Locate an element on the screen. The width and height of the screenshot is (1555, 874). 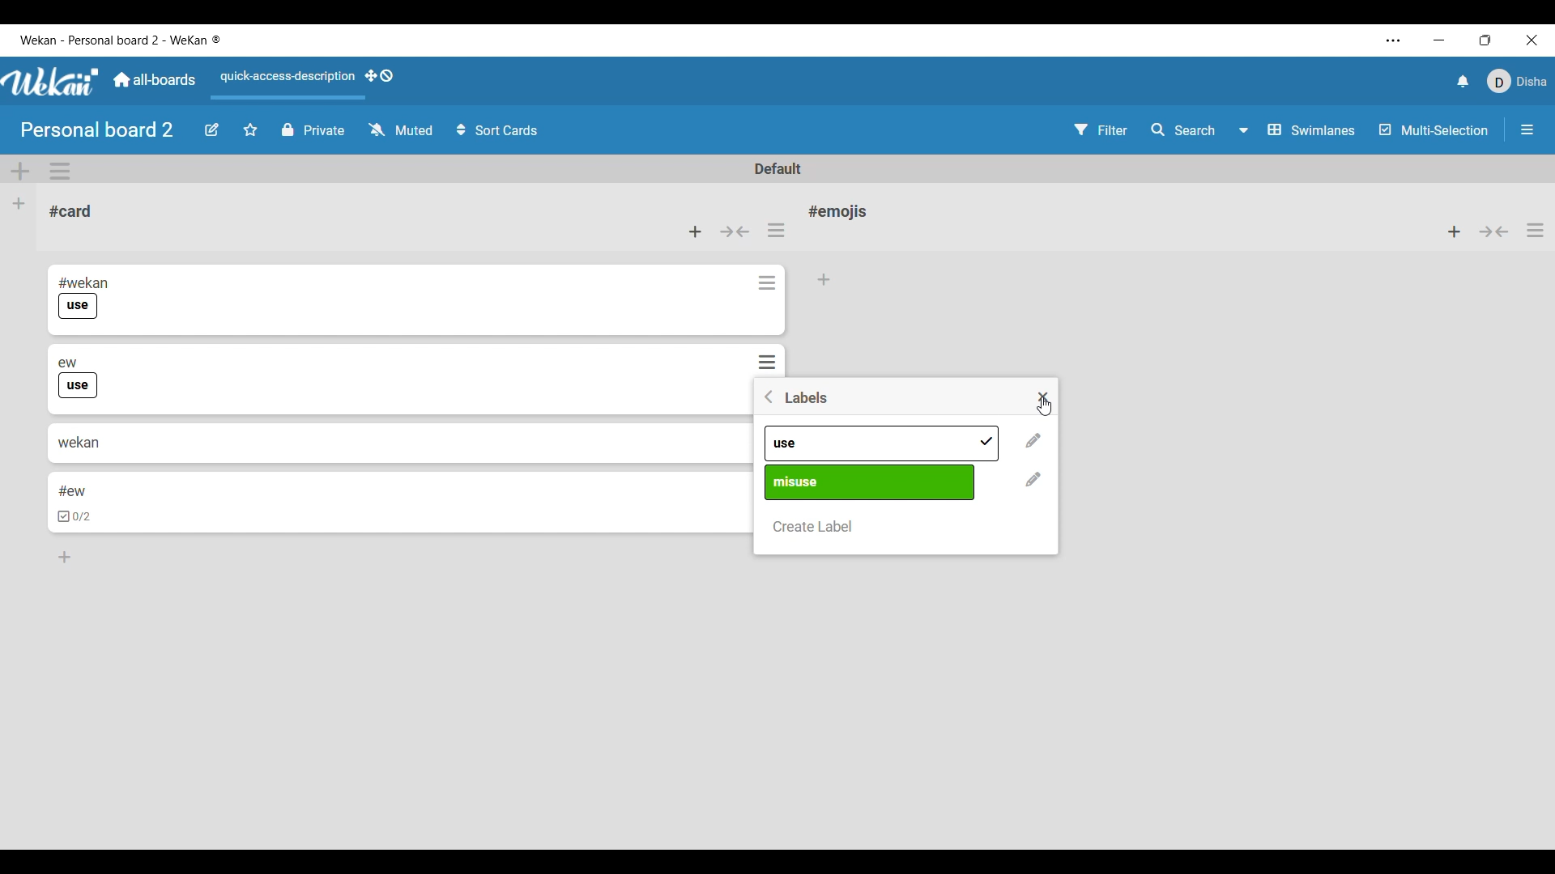
Add swimlane is located at coordinates (20, 172).